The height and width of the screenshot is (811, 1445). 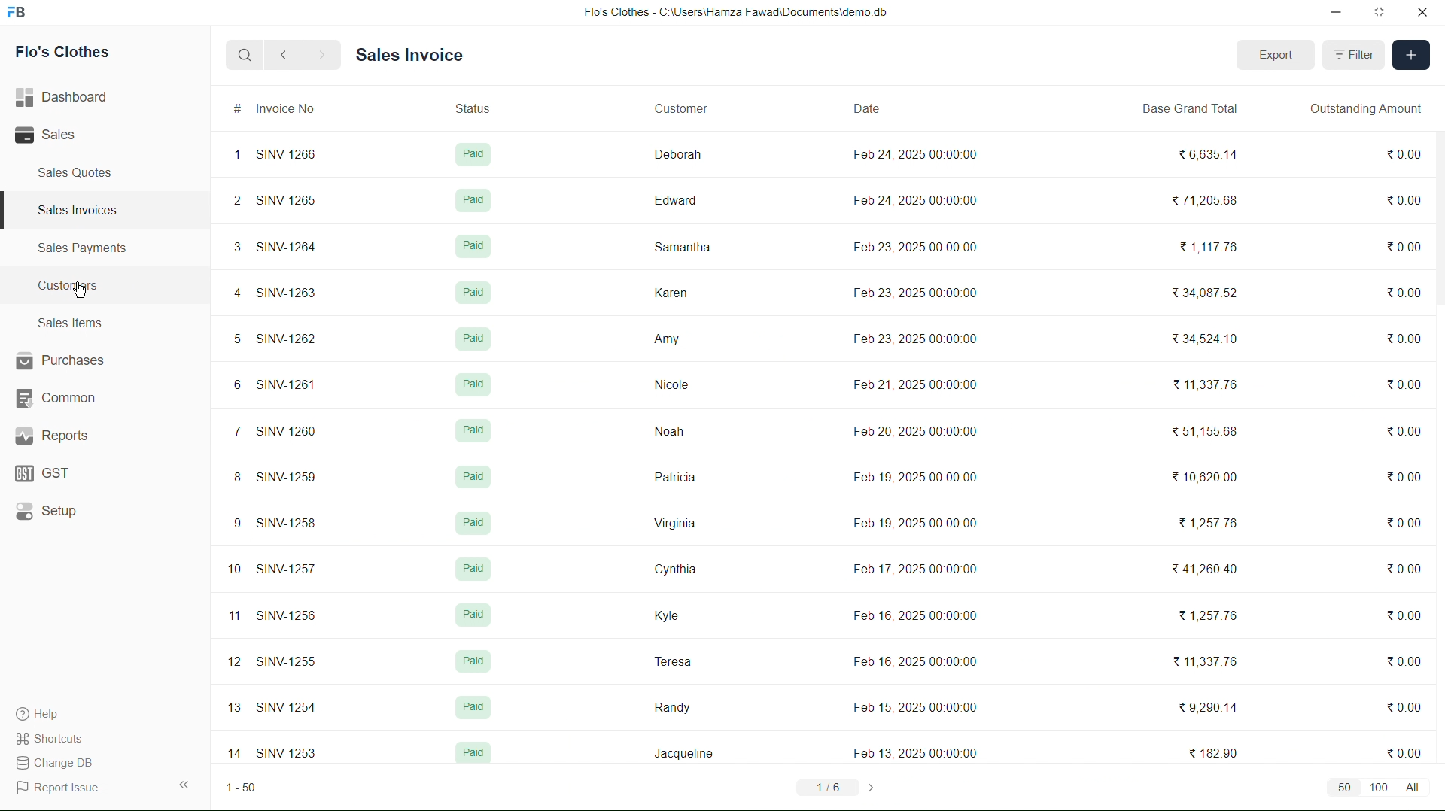 What do you see at coordinates (474, 706) in the screenshot?
I see `Paid` at bounding box center [474, 706].